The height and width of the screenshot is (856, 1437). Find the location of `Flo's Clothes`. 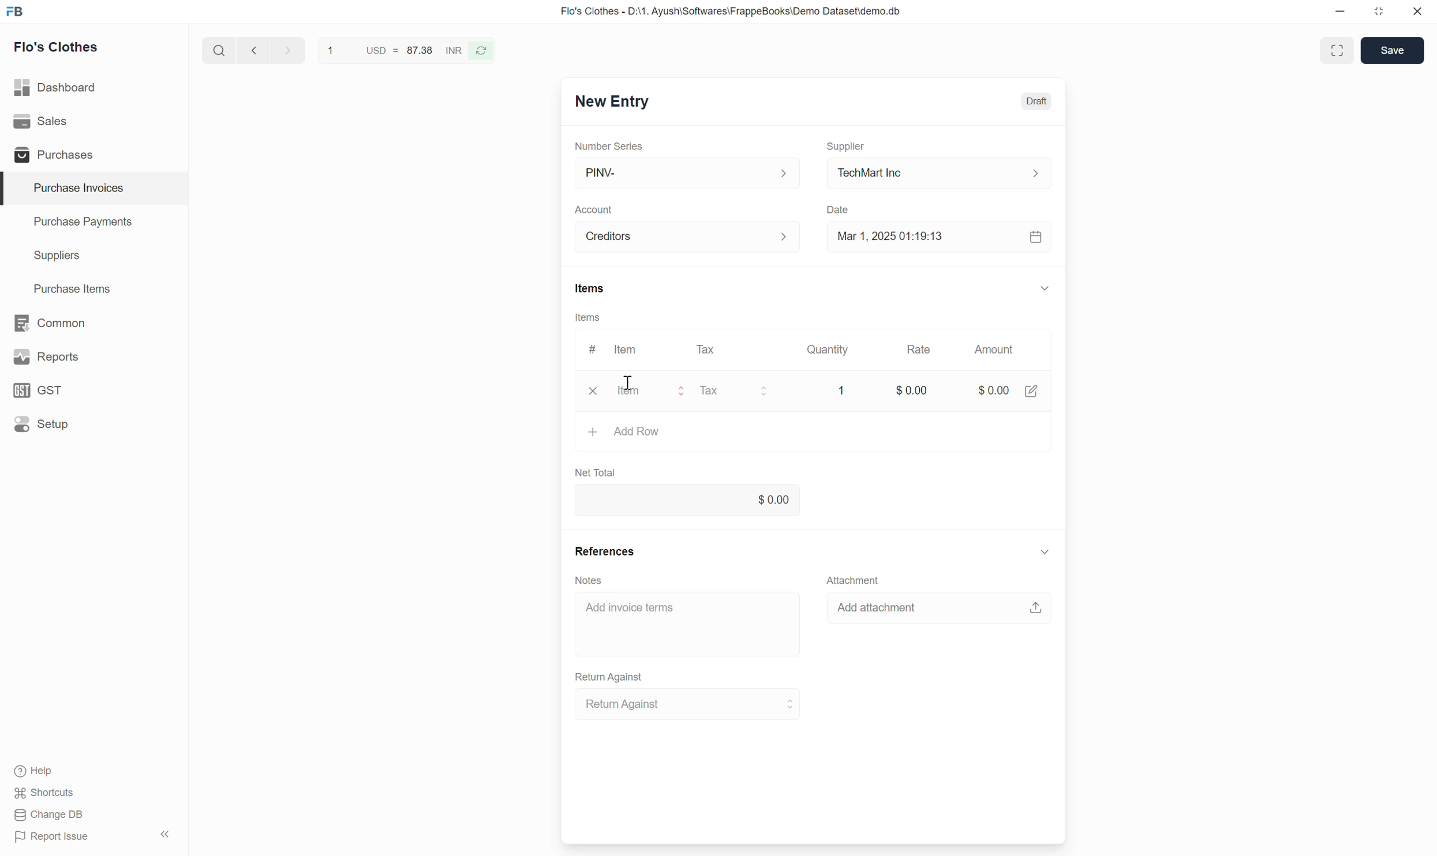

Flo's Clothes is located at coordinates (58, 49).